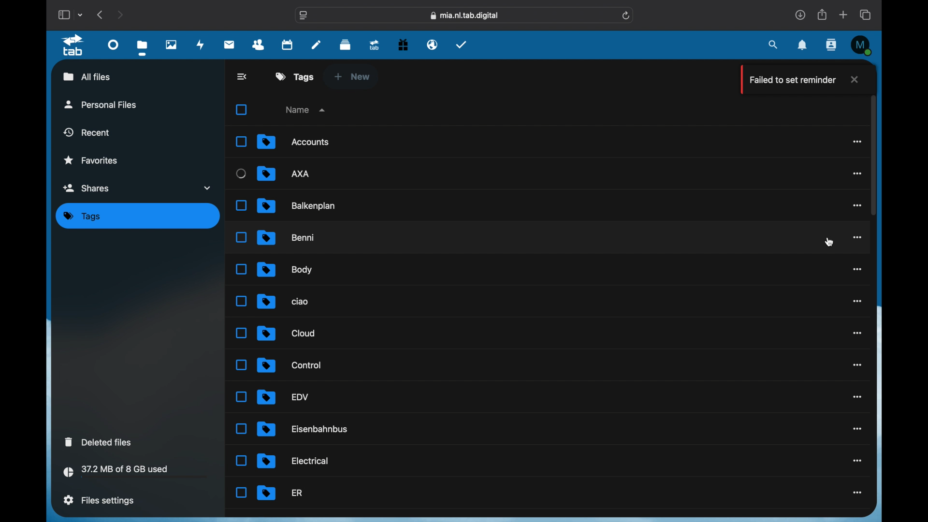 The image size is (928, 522). What do you see at coordinates (241, 461) in the screenshot?
I see `Unselected Checkbox` at bounding box center [241, 461].